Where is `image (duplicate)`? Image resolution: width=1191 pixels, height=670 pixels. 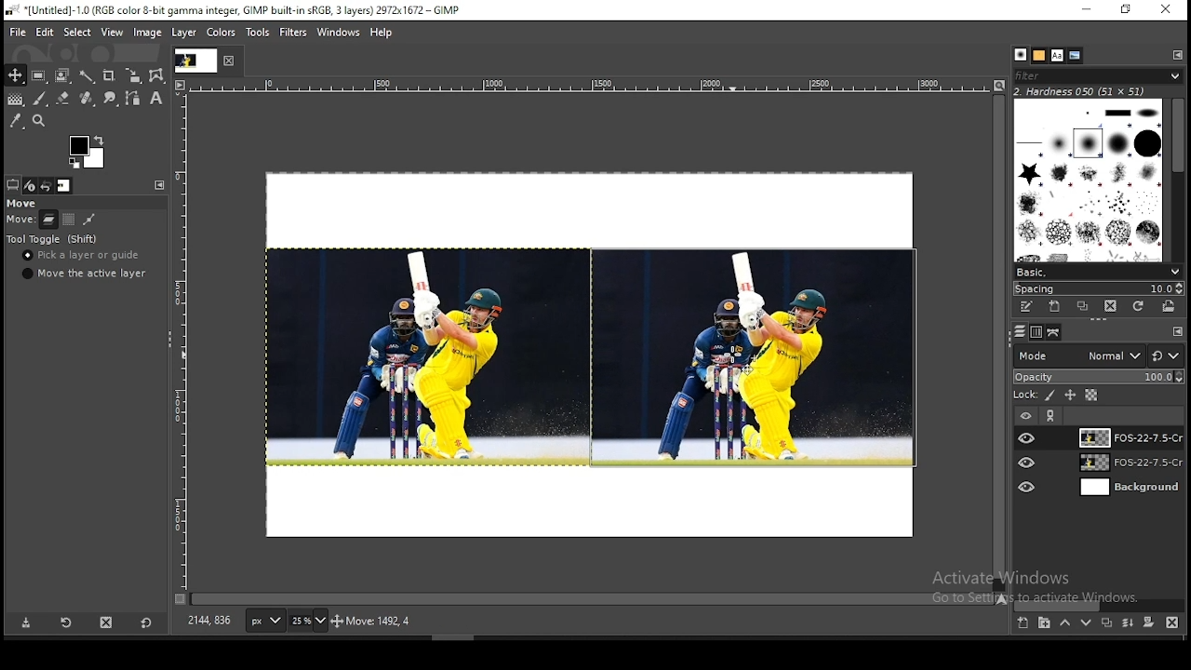 image (duplicate) is located at coordinates (753, 357).